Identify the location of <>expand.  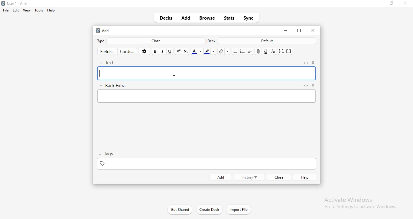
(306, 63).